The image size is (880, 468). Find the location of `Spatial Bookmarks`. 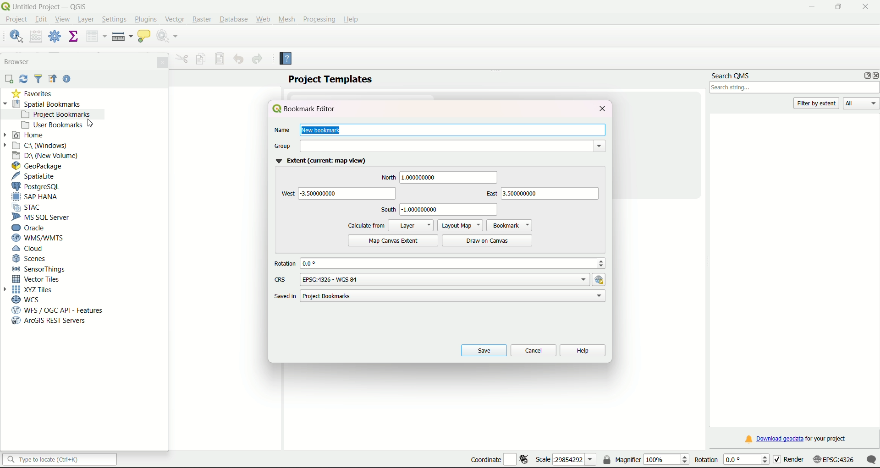

Spatial Bookmarks is located at coordinates (46, 103).